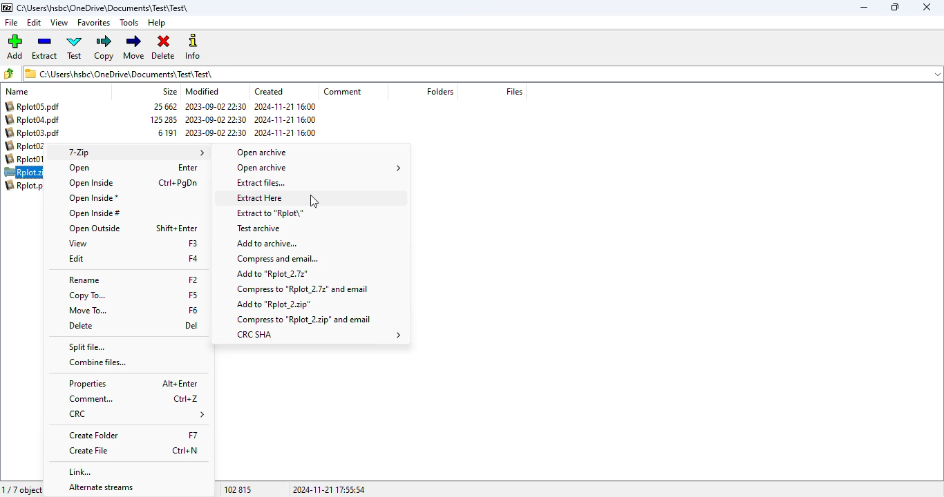 This screenshot has width=944, height=497. I want to click on Rplot05.pdf, so click(32, 106).